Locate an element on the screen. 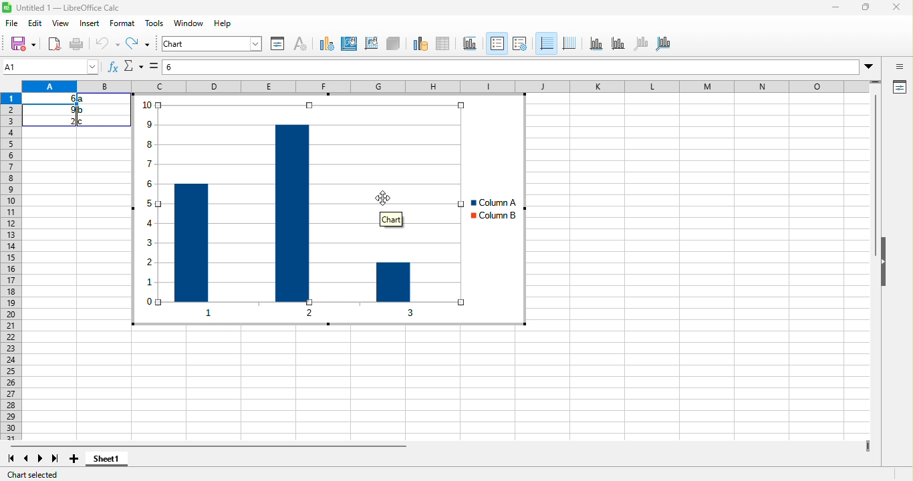 This screenshot has height=481, width=913. titles is located at coordinates (468, 43).